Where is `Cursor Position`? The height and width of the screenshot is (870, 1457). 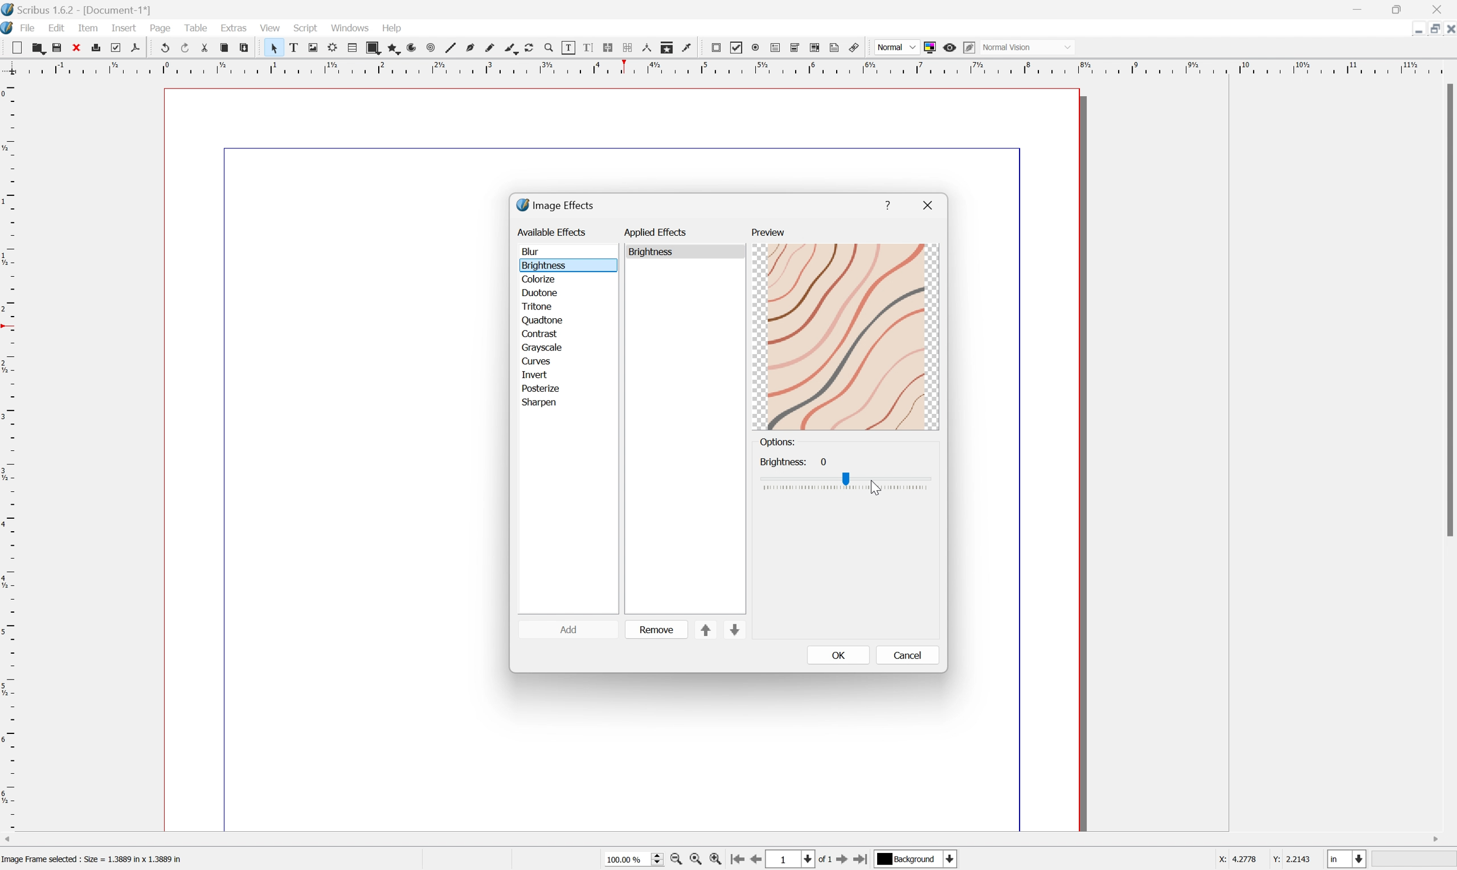
Cursor Position is located at coordinates (875, 489).